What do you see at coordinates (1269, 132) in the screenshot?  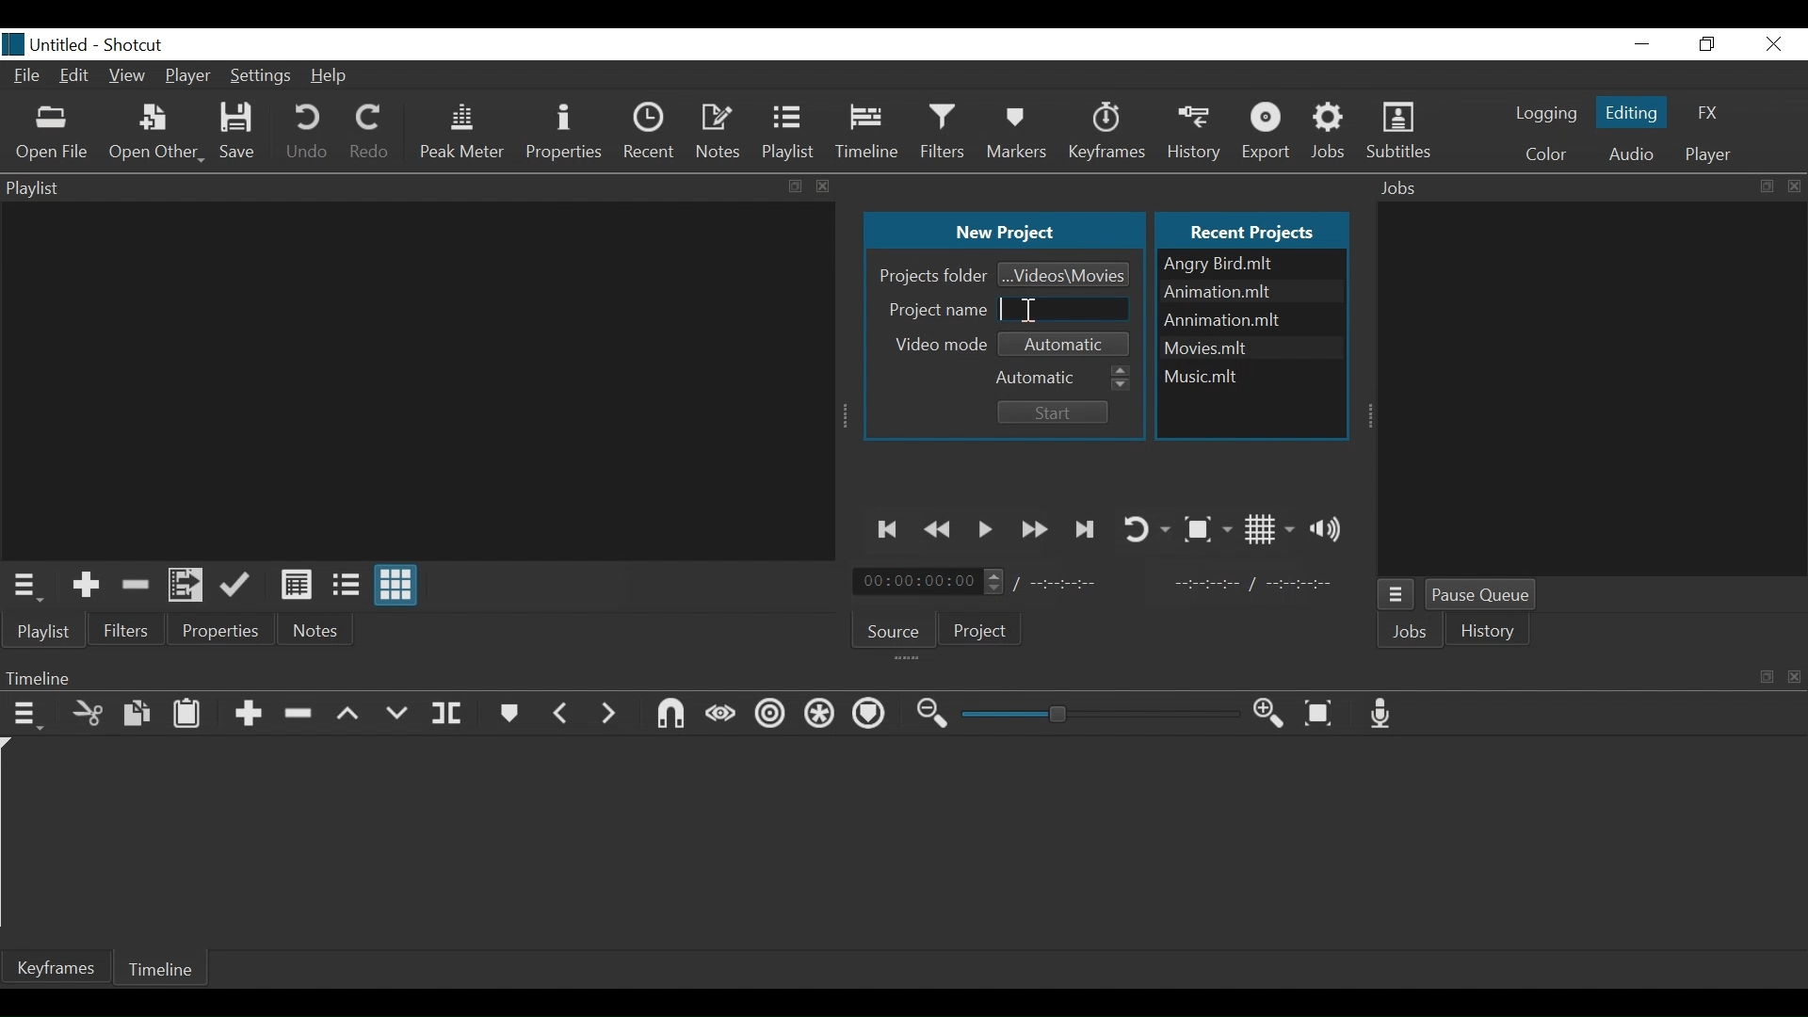 I see `Export` at bounding box center [1269, 132].